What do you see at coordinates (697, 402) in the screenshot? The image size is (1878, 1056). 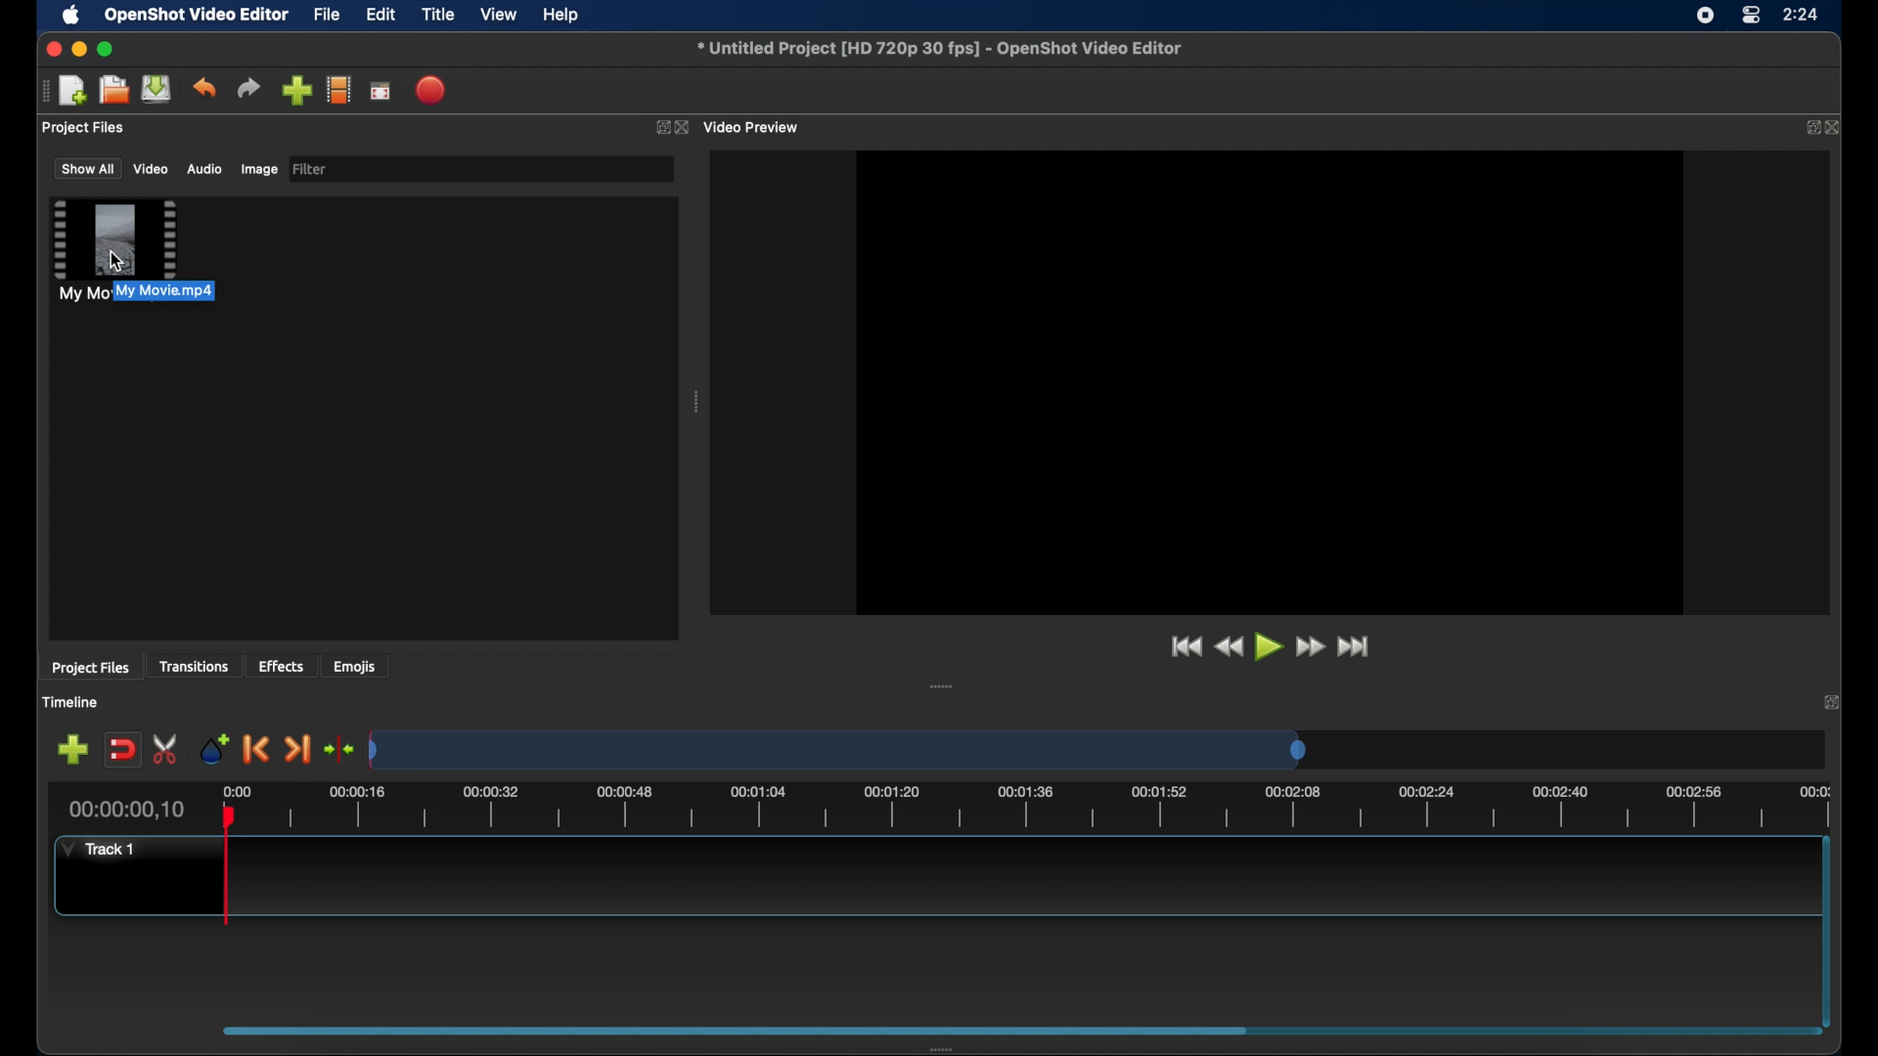 I see `drag handle` at bounding box center [697, 402].